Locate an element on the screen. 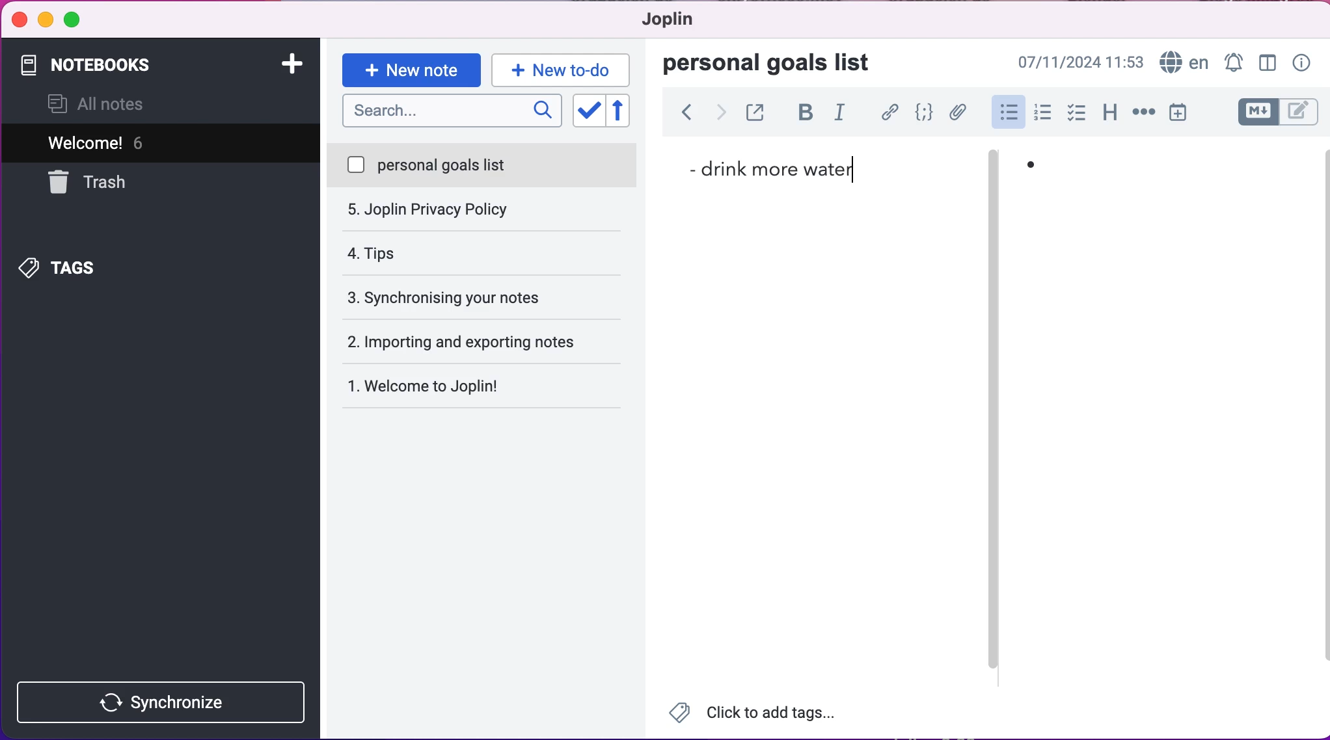 The image size is (1330, 740). hyperlink is located at coordinates (889, 112).